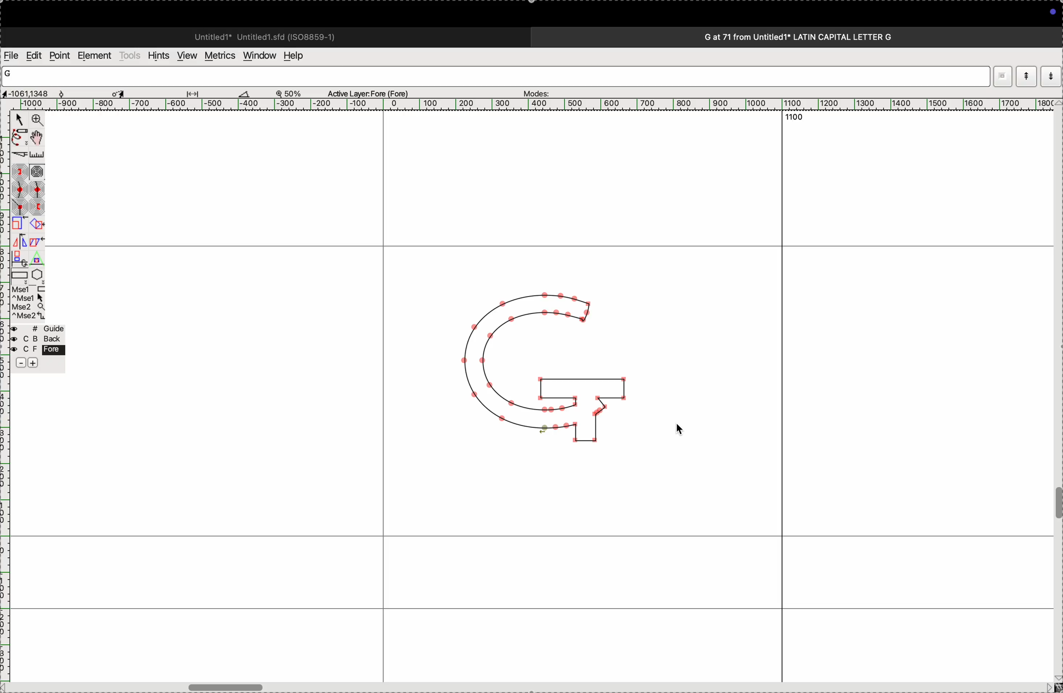  Describe the element at coordinates (1002, 75) in the screenshot. I see `dropdown` at that location.